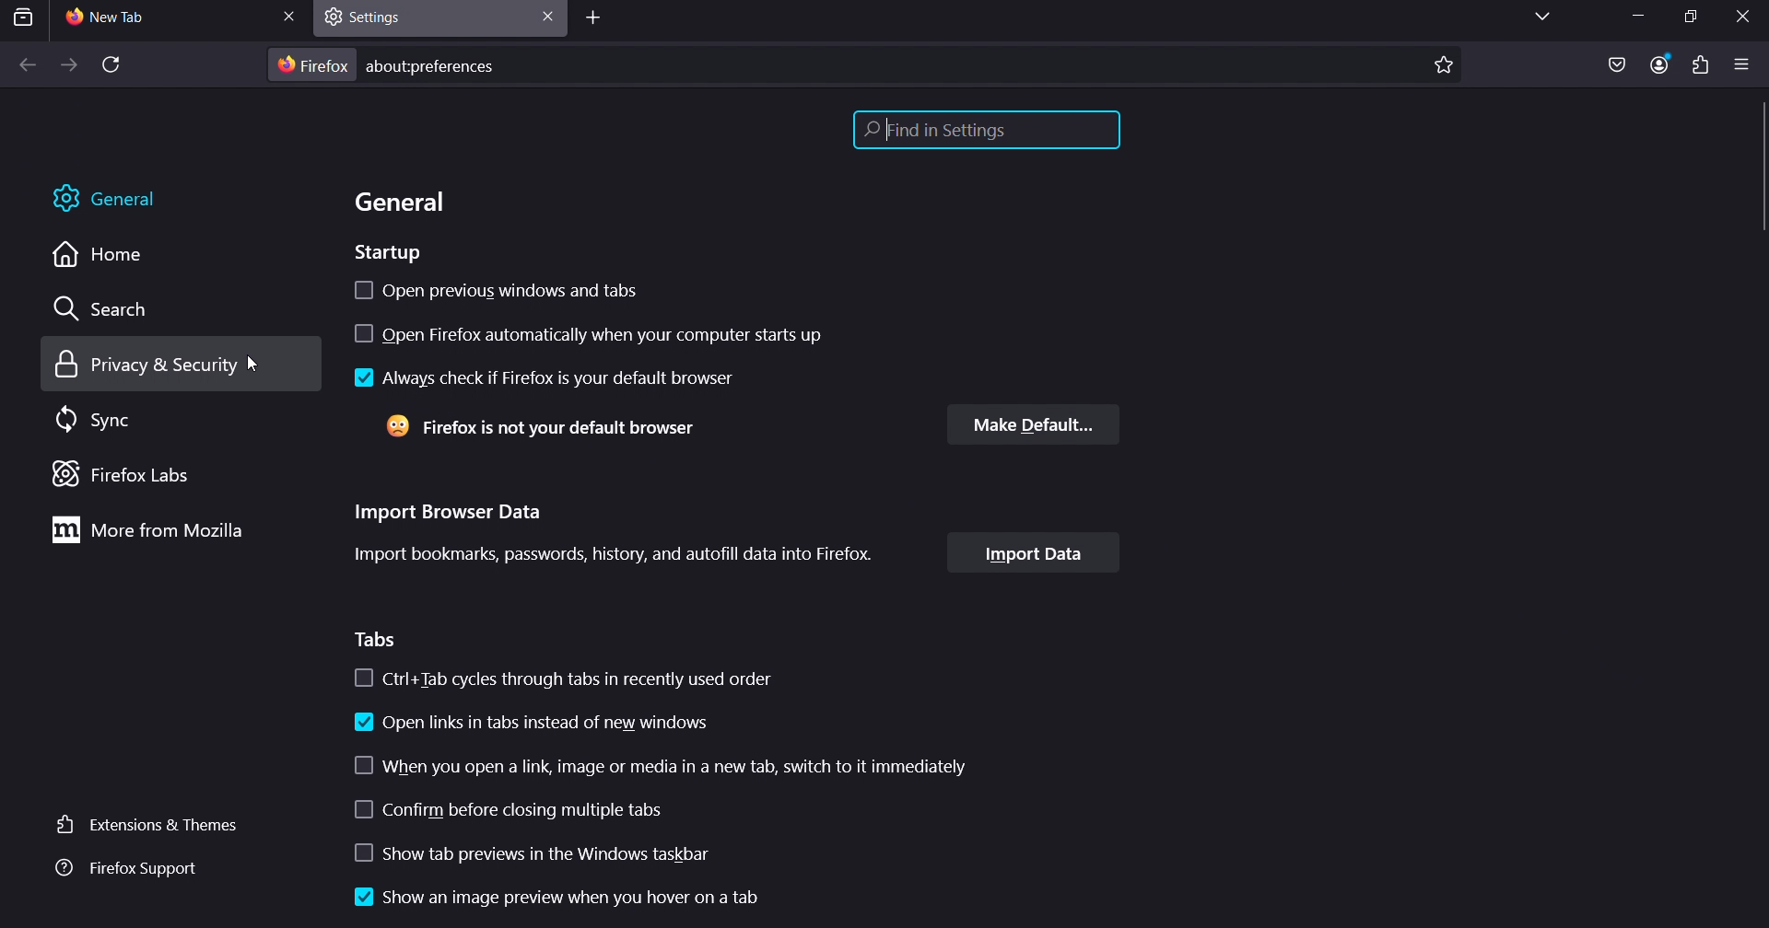  What do you see at coordinates (24, 17) in the screenshot?
I see `search tab` at bounding box center [24, 17].